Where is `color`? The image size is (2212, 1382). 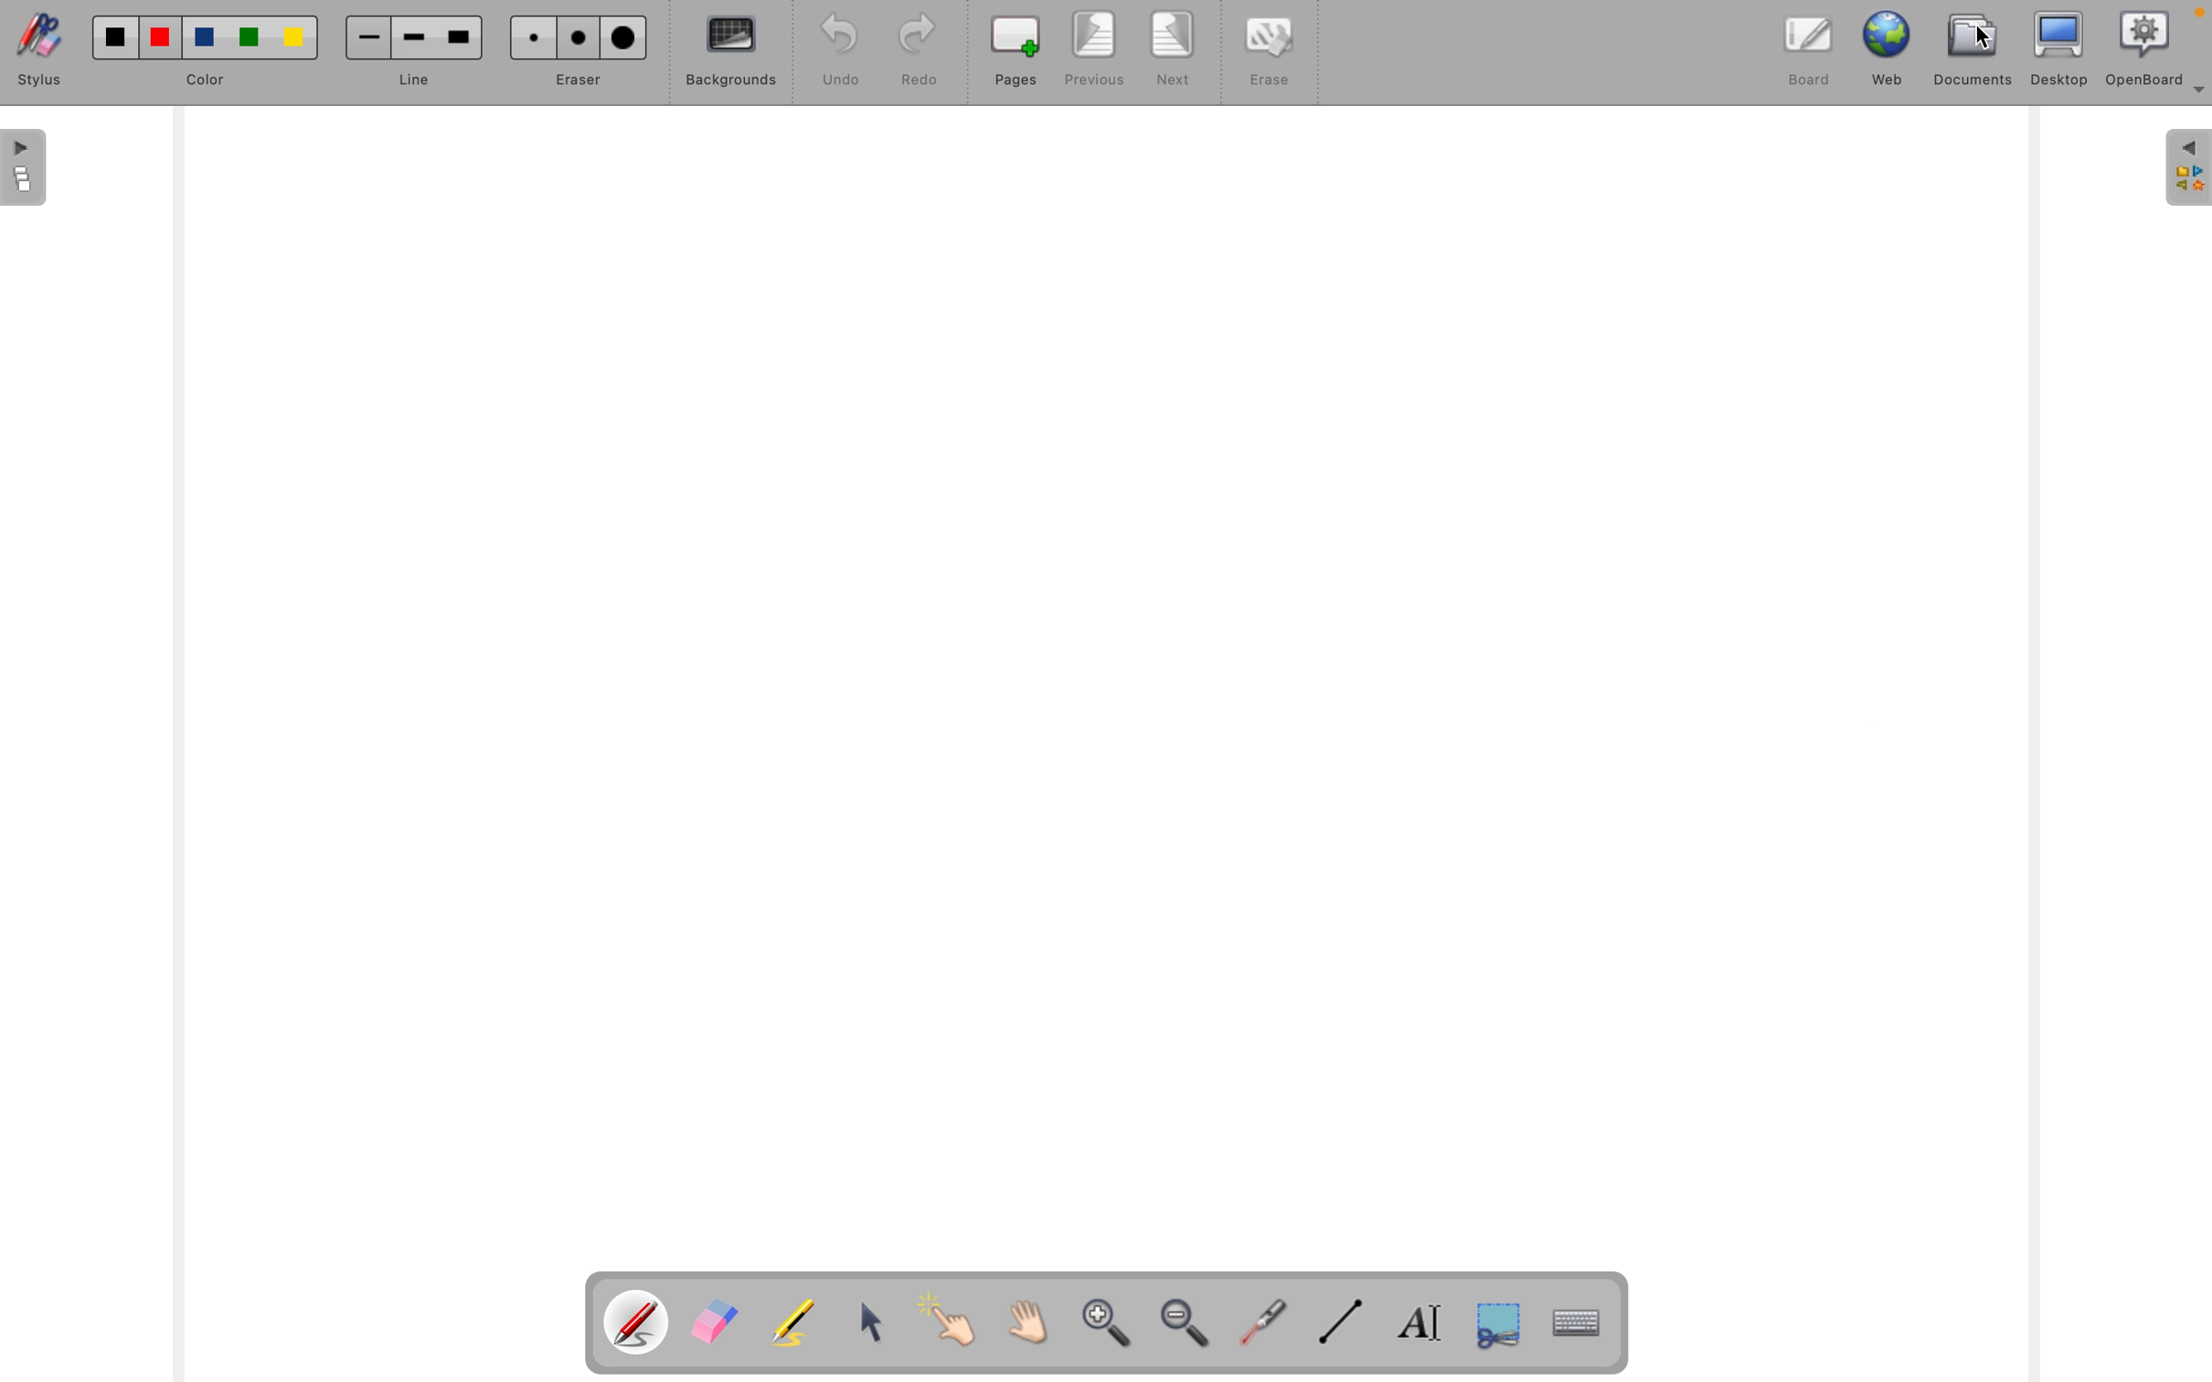
color is located at coordinates (196, 57).